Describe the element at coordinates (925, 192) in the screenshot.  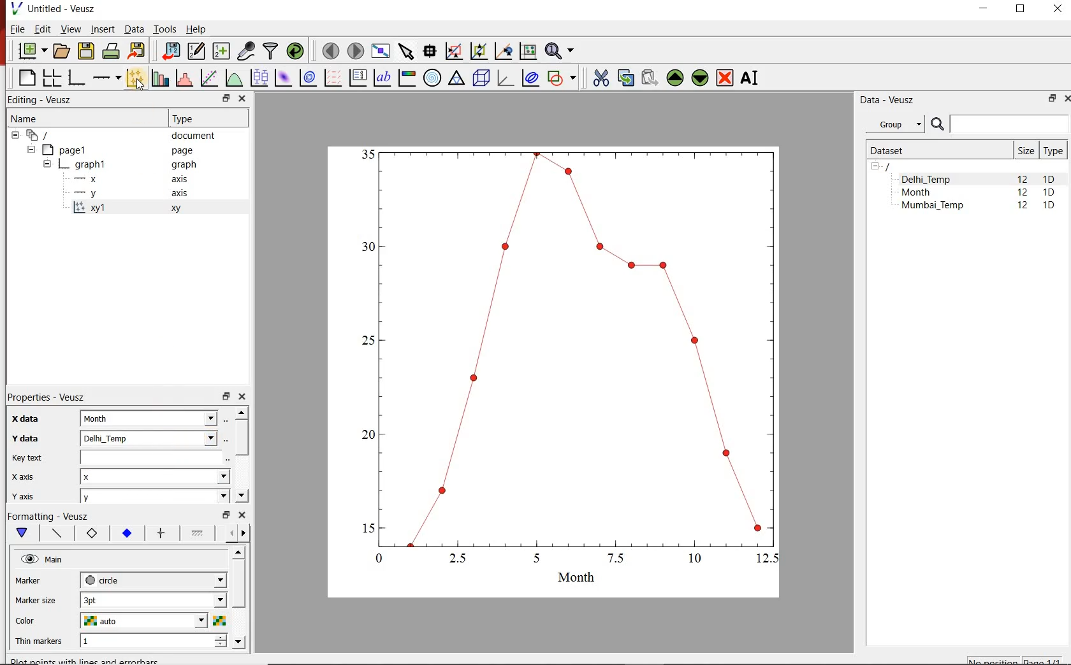
I see `Month` at that location.